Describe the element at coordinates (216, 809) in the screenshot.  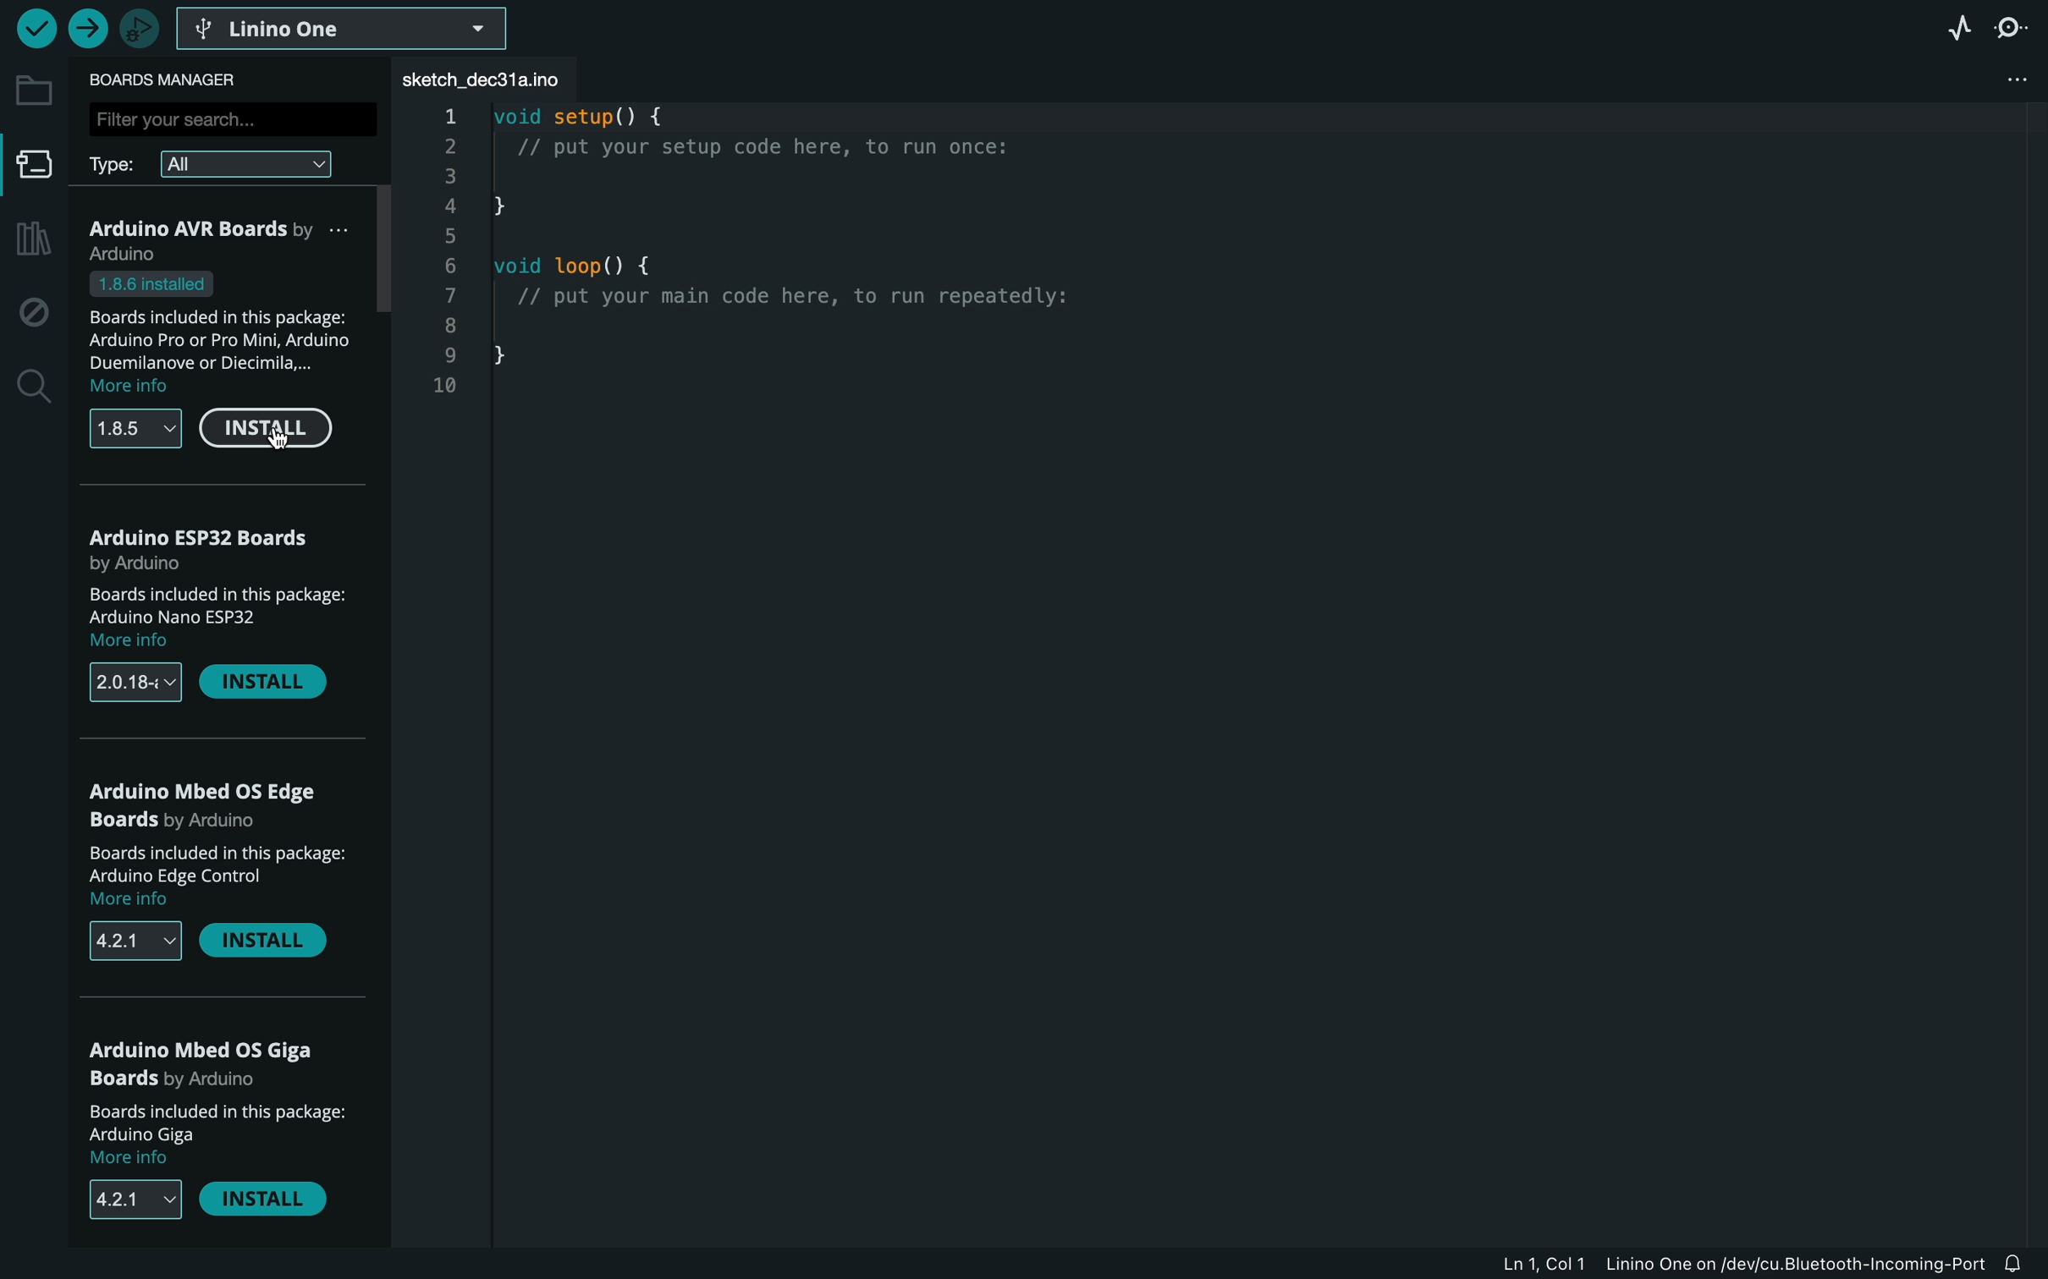
I see `arduino Mbed` at that location.